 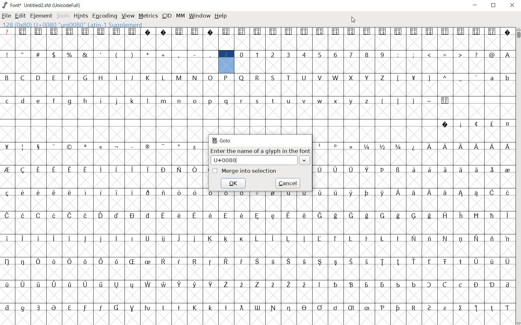 I want to click on glyph, so click(x=398, y=101).